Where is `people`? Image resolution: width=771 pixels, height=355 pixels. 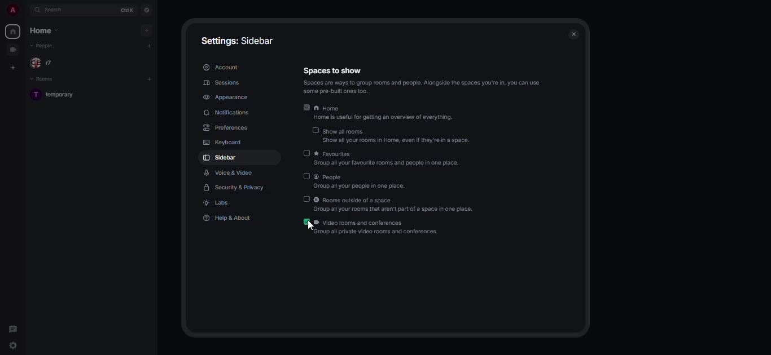 people is located at coordinates (44, 47).